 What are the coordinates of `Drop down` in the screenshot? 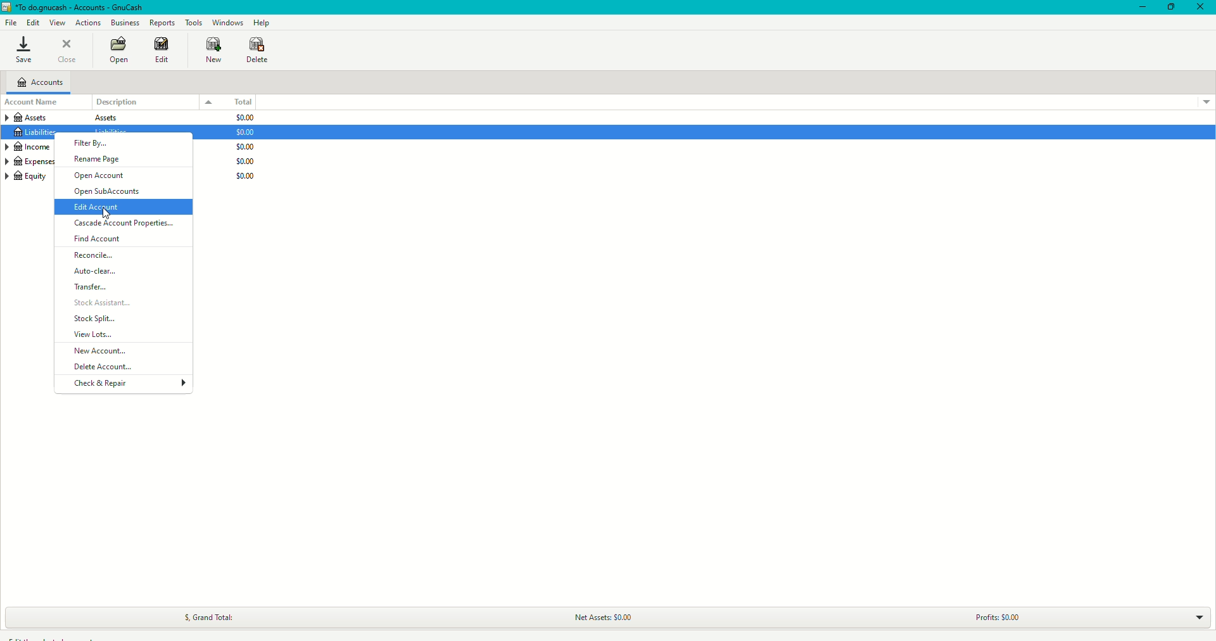 It's located at (1203, 101).